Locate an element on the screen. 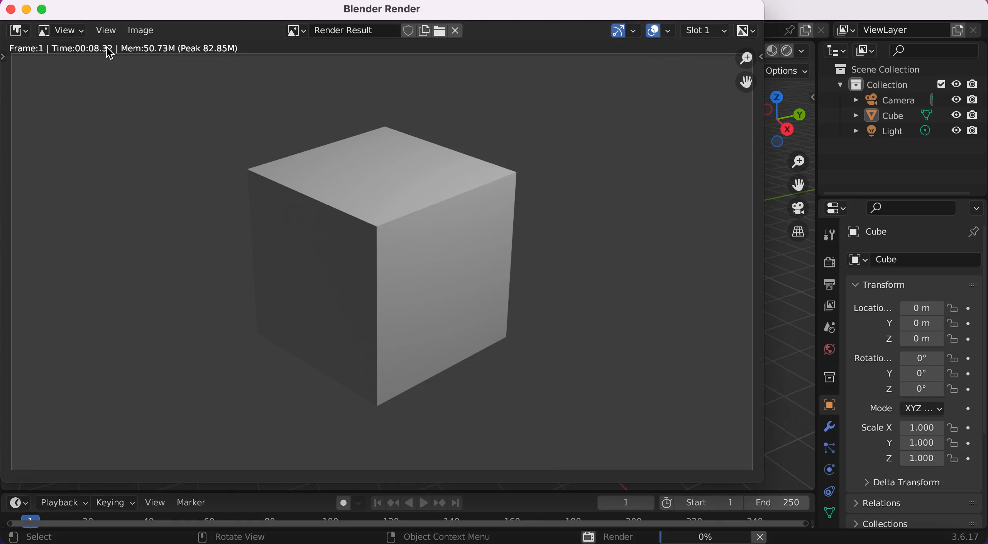  hide in viewport is located at coordinates (957, 99).